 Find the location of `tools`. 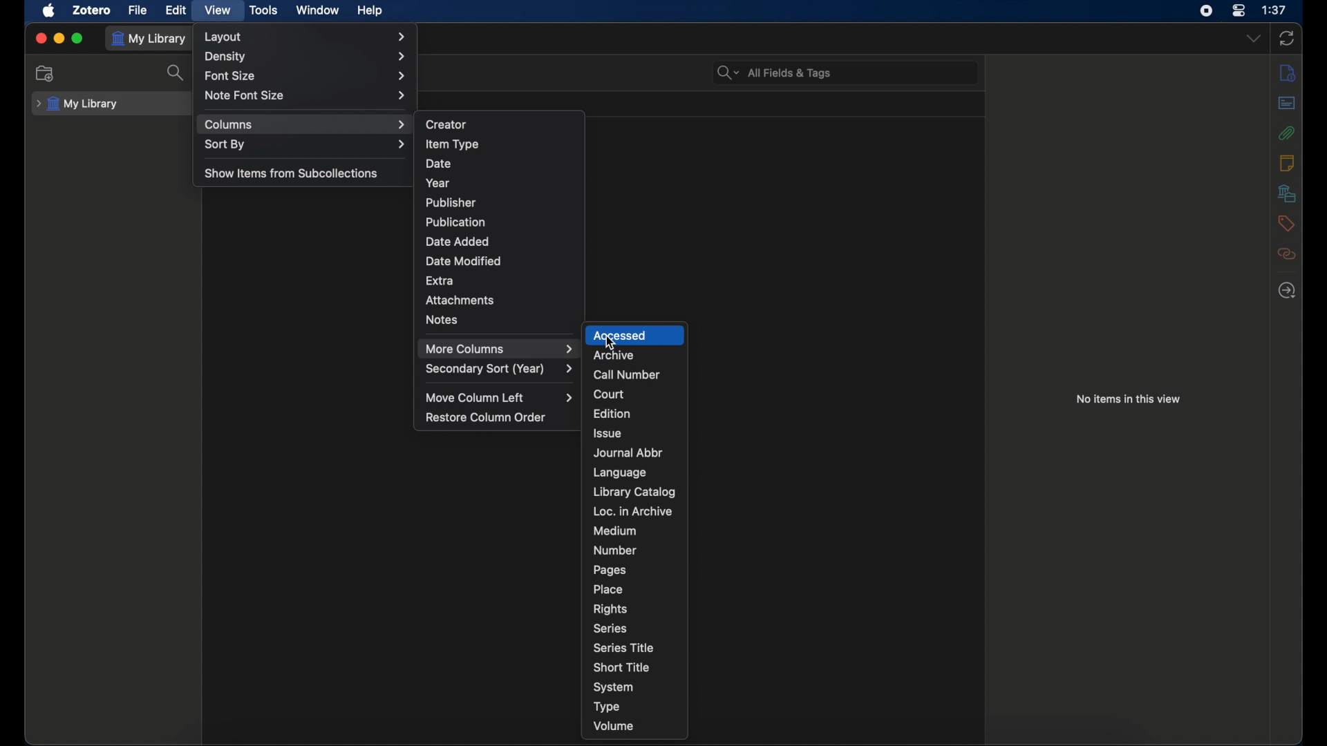

tools is located at coordinates (265, 10).